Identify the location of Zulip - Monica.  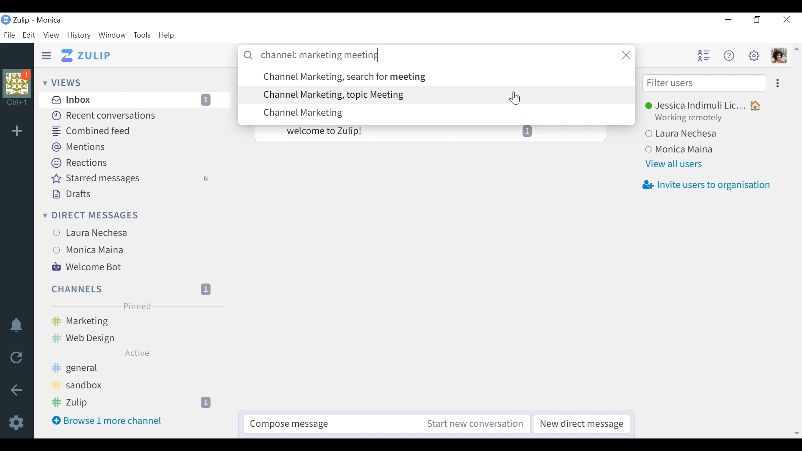
(38, 20).